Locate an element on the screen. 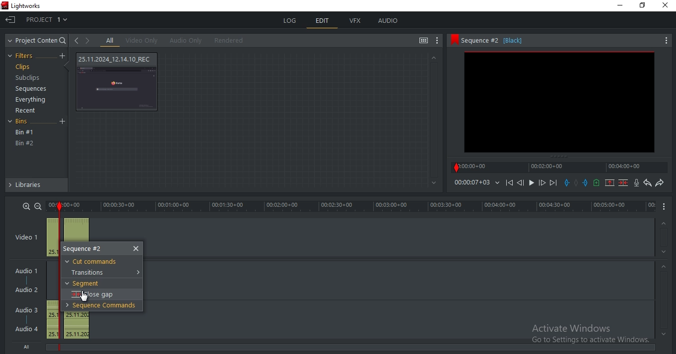 Image resolution: width=676 pixels, height=354 pixels. Mouse Pointer is located at coordinates (84, 296).